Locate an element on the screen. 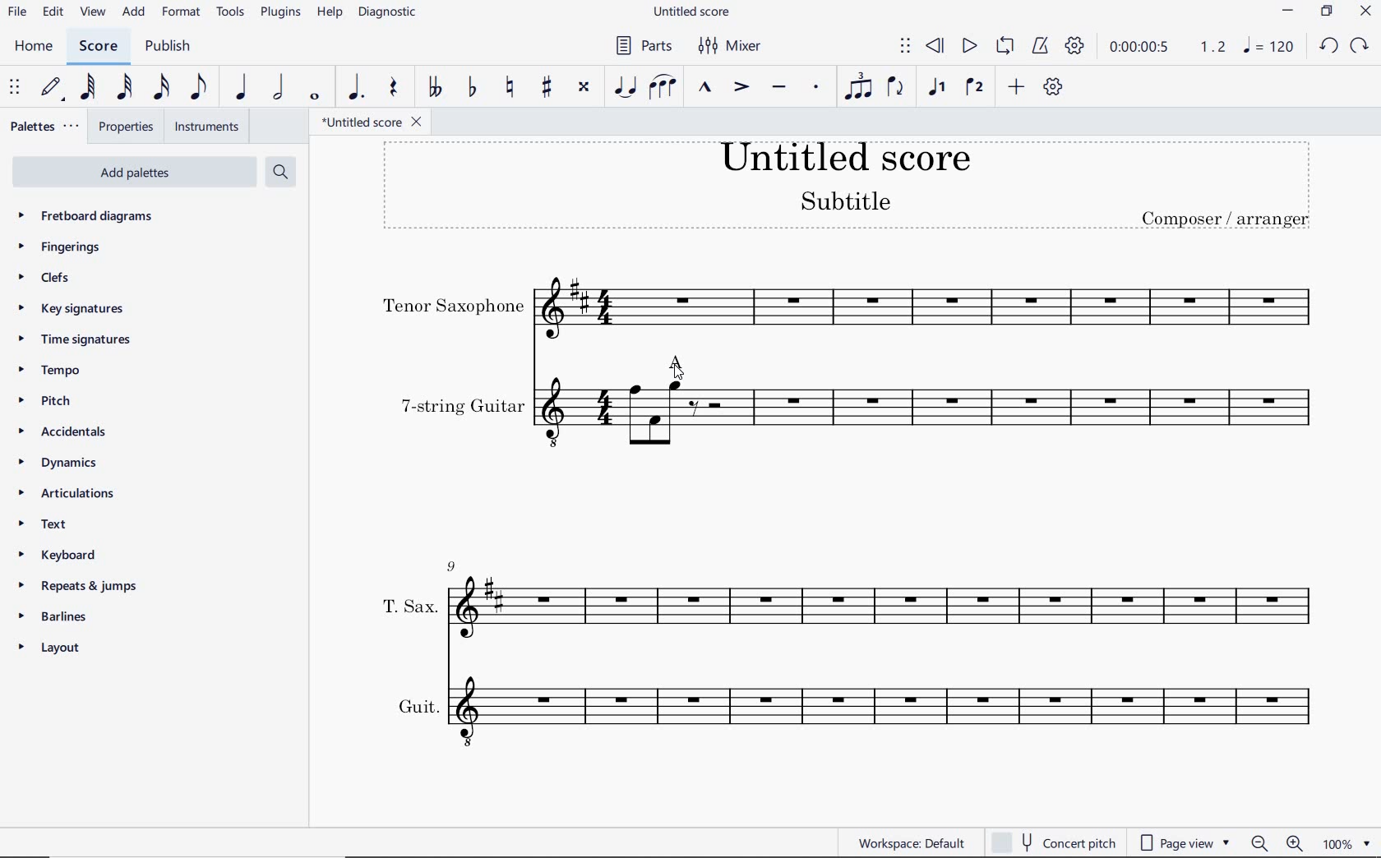 The height and width of the screenshot is (858, 1381). TENUTO is located at coordinates (780, 85).